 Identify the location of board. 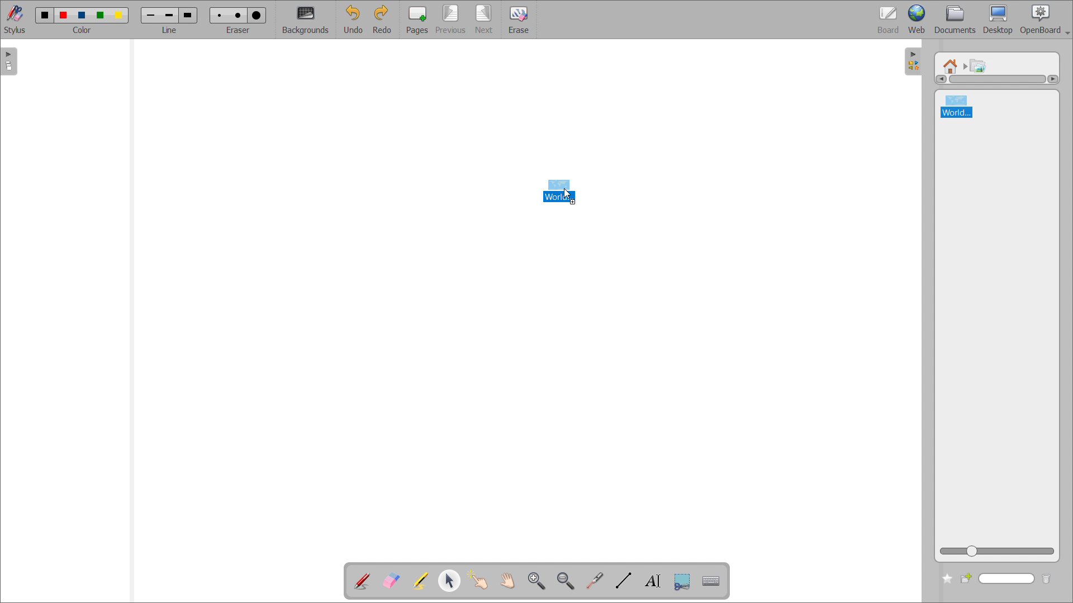
(889, 20).